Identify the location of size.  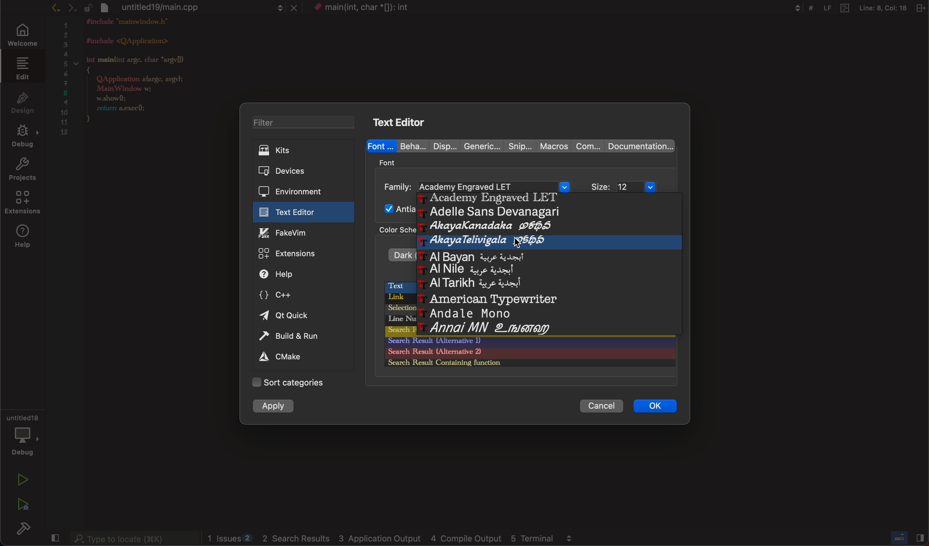
(629, 187).